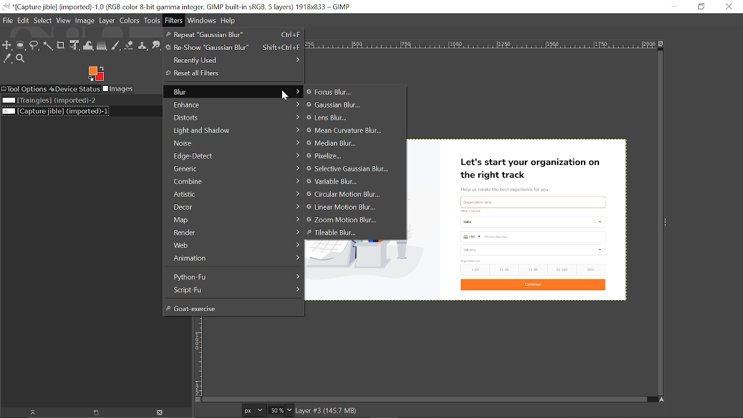  I want to click on Median Blur, so click(338, 143).